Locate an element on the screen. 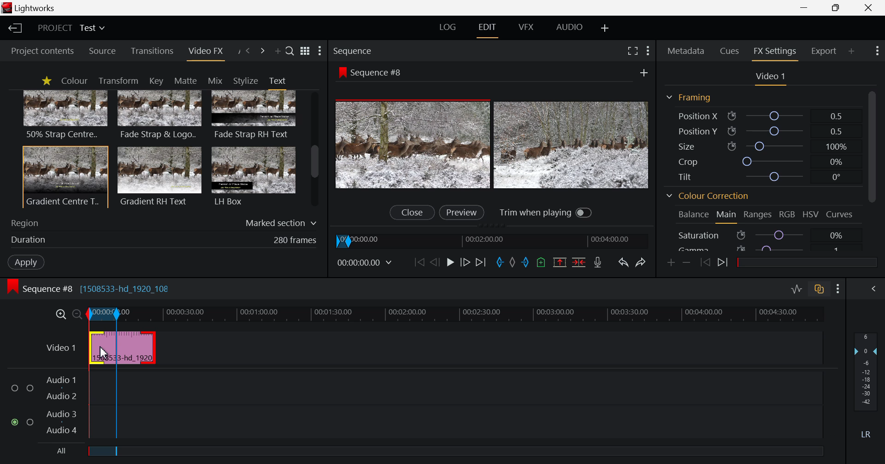 This screenshot has height=464, width=885. Next Panel is located at coordinates (262, 51).